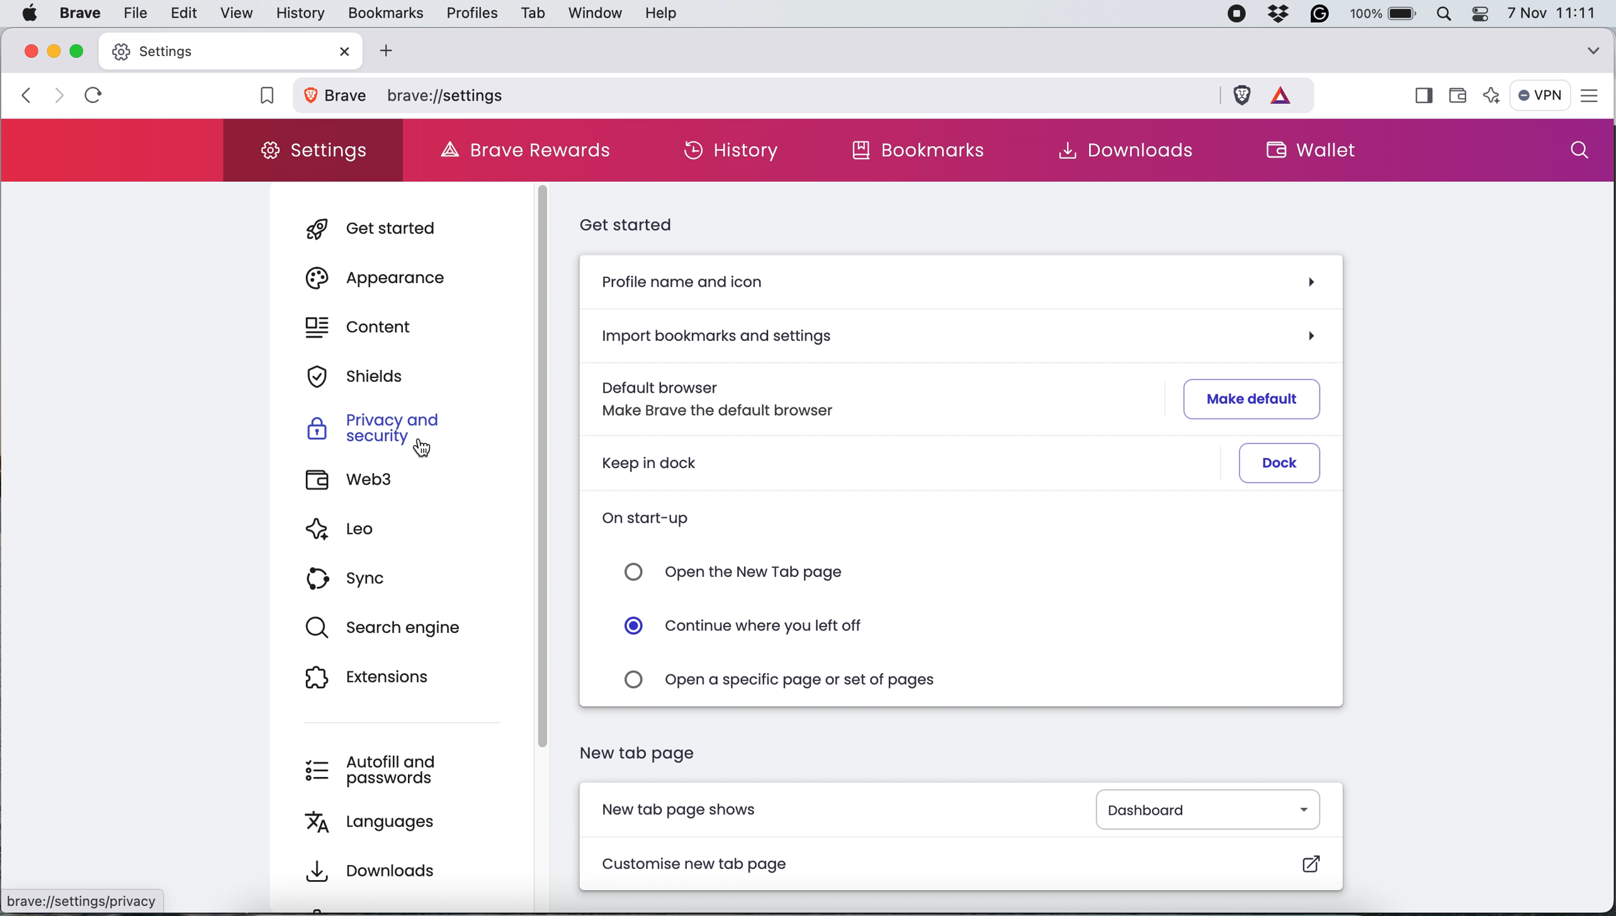 This screenshot has width=1616, height=916. Describe the element at coordinates (1493, 98) in the screenshot. I see `leo ai` at that location.